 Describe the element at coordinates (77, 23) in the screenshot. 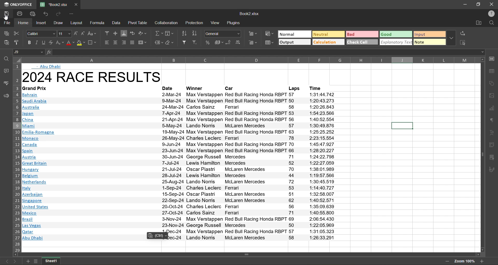

I see `layout` at that location.